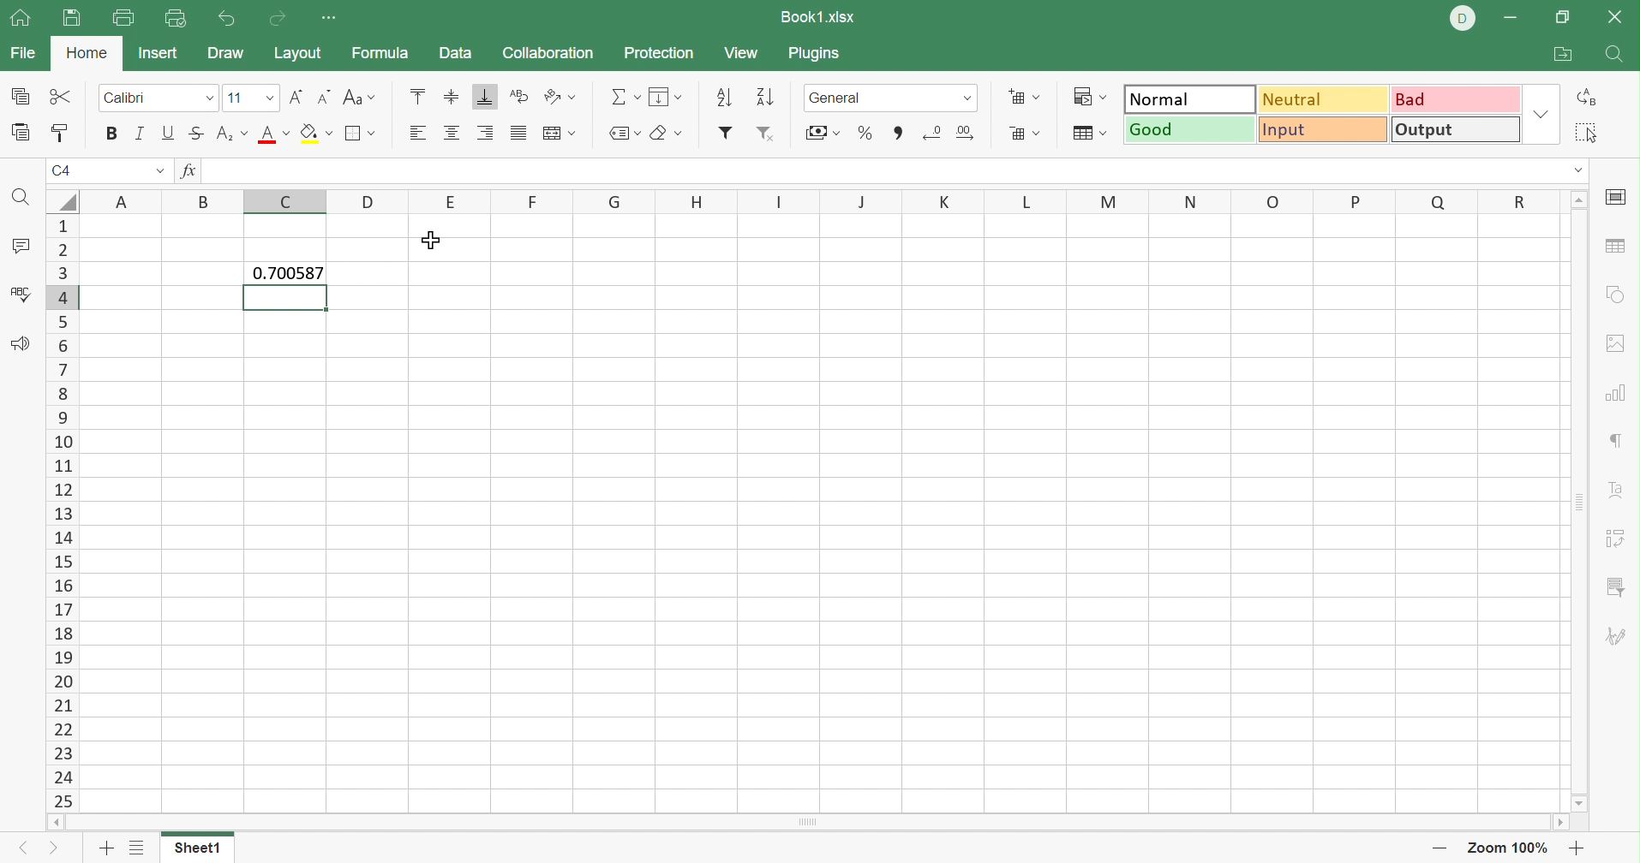 Image resolution: width=1640 pixels, height=863 pixels. I want to click on Delete cell, so click(1022, 134).